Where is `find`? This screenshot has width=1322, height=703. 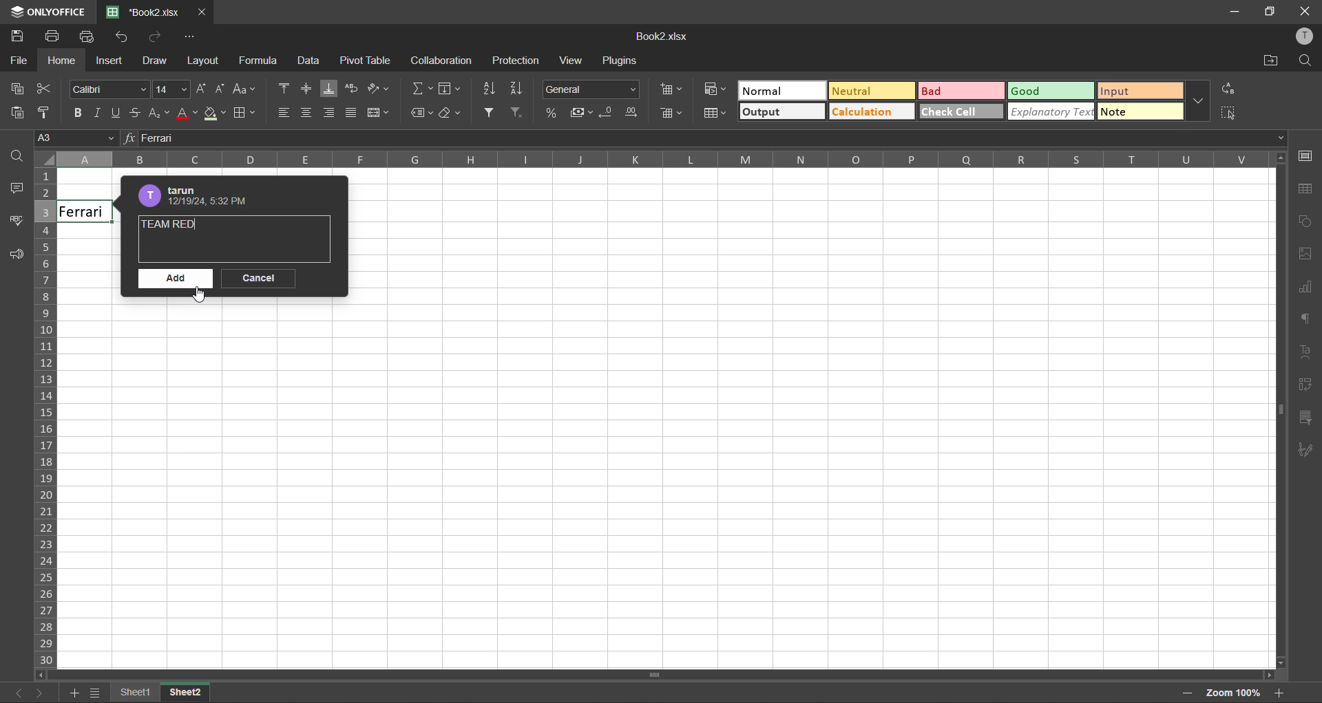
find is located at coordinates (19, 159).